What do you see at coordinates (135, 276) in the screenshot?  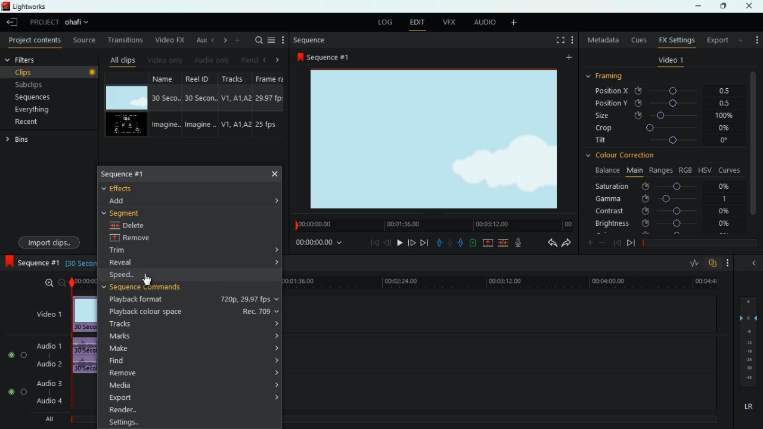 I see `speed` at bounding box center [135, 276].